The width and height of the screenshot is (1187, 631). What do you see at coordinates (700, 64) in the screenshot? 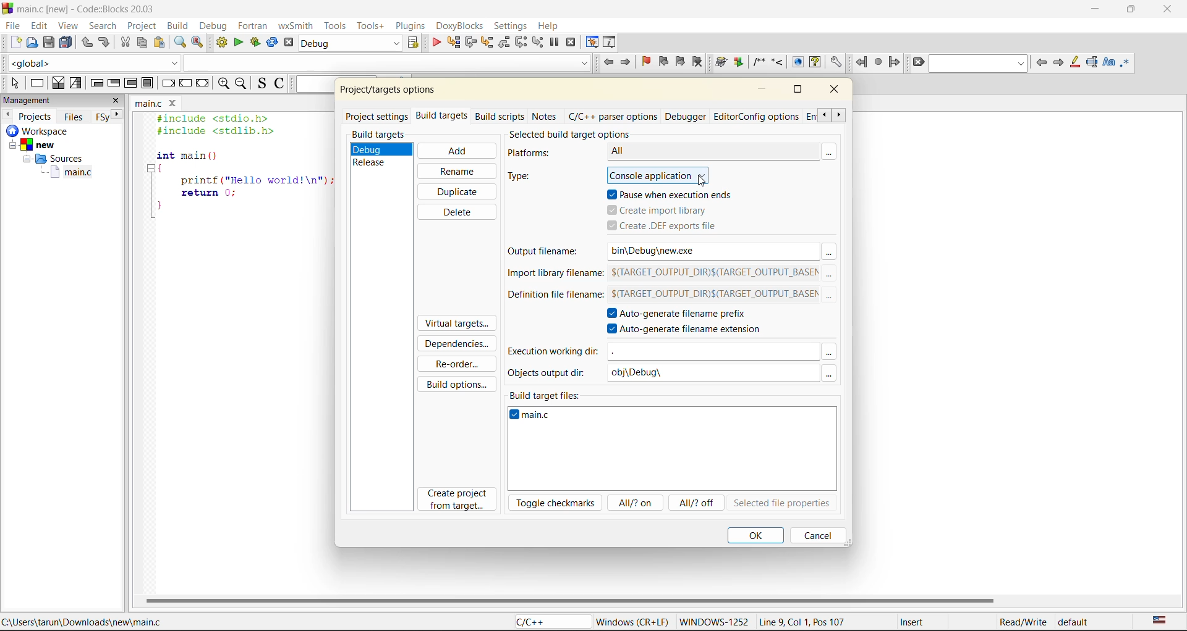
I see `clear bookmark` at bounding box center [700, 64].